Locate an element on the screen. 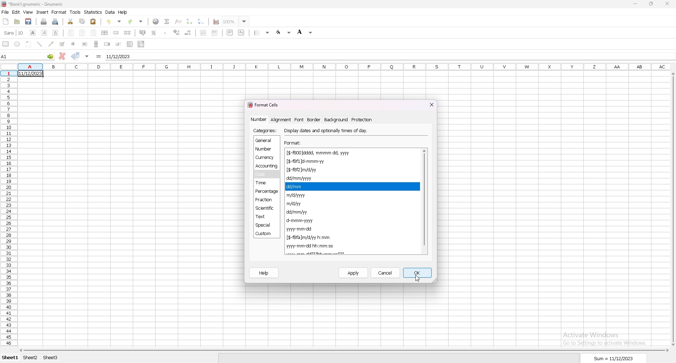  close is located at coordinates (668, 4).